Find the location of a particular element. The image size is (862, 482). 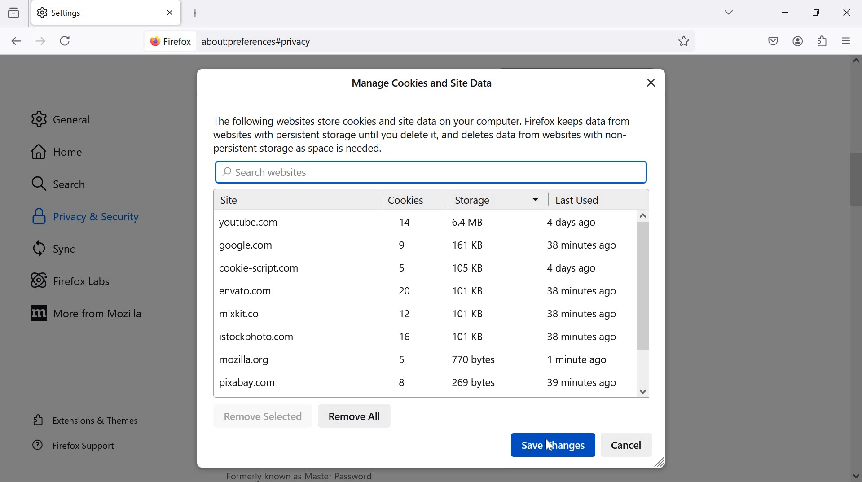

Firefox Labs is located at coordinates (78, 280).